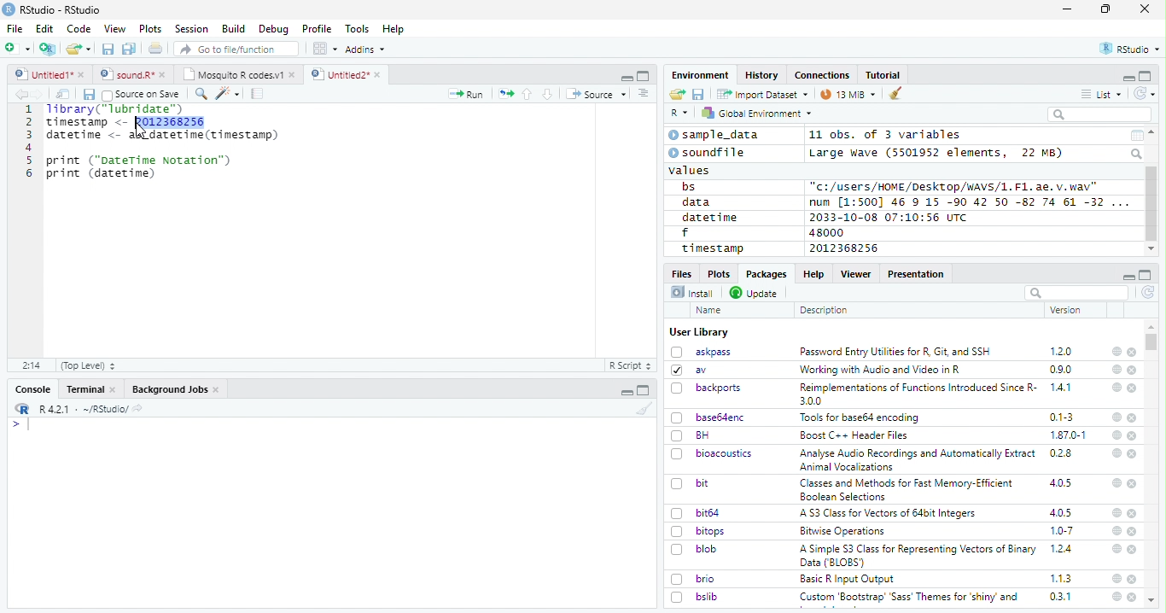 The width and height of the screenshot is (1166, 613). What do you see at coordinates (683, 272) in the screenshot?
I see `Files` at bounding box center [683, 272].